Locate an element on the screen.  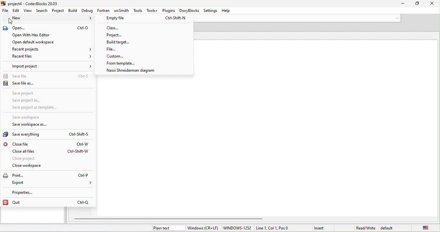
properties is located at coordinates (26, 193).